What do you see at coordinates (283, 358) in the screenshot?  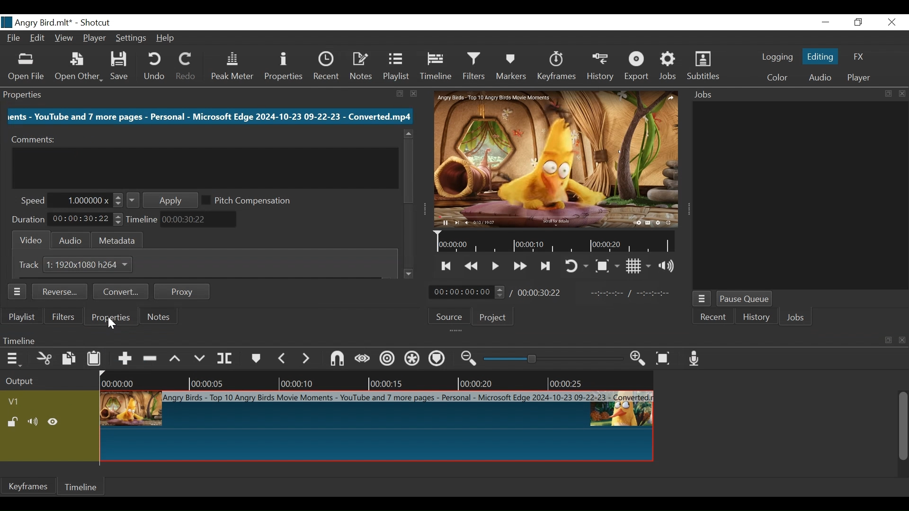 I see `Previous Marker` at bounding box center [283, 358].